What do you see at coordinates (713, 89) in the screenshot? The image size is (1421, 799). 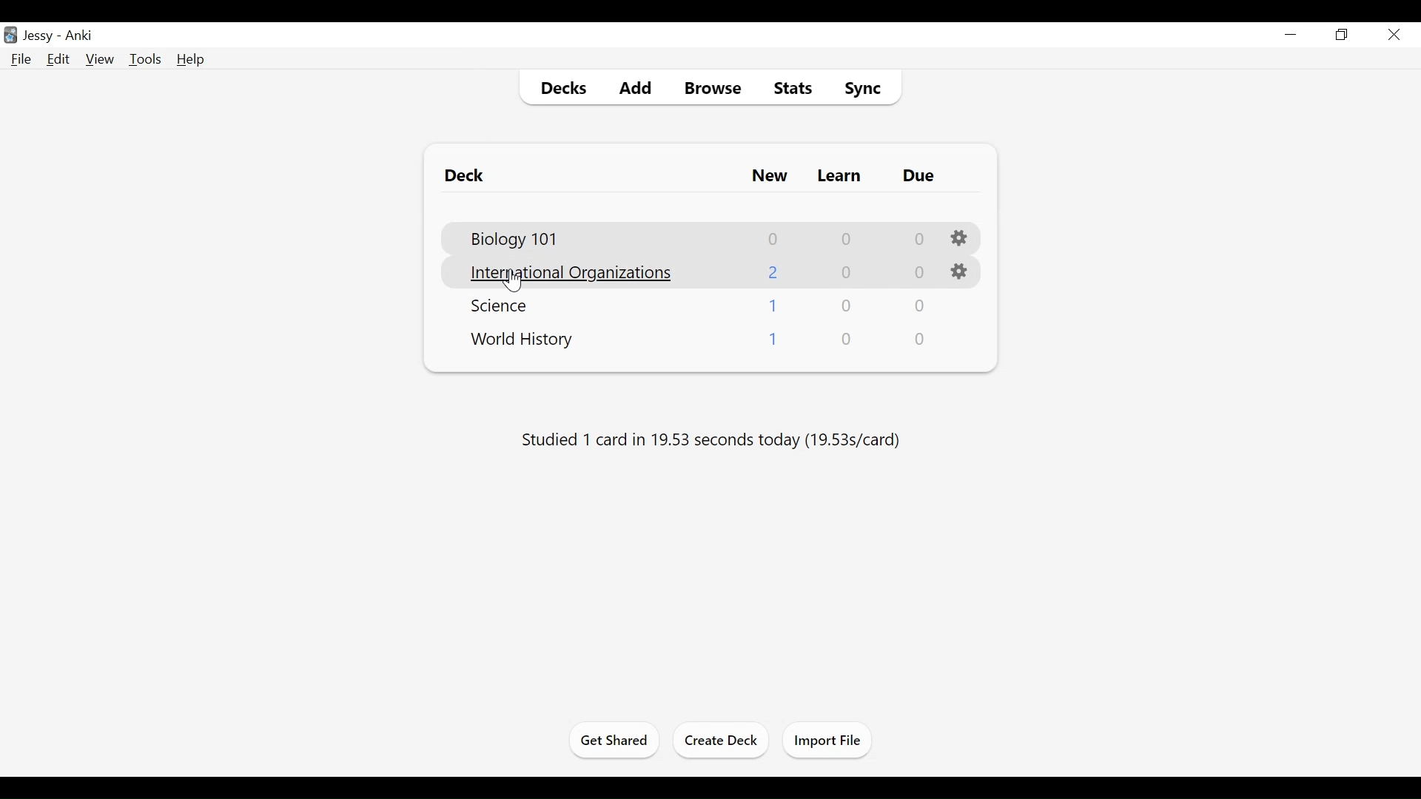 I see `Browse` at bounding box center [713, 89].